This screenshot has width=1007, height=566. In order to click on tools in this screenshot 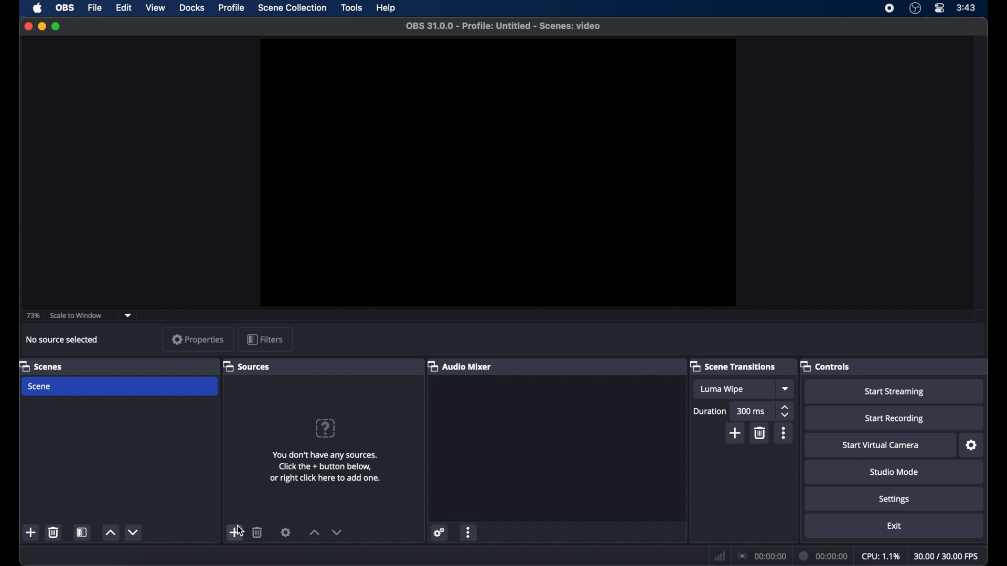, I will do `click(352, 8)`.